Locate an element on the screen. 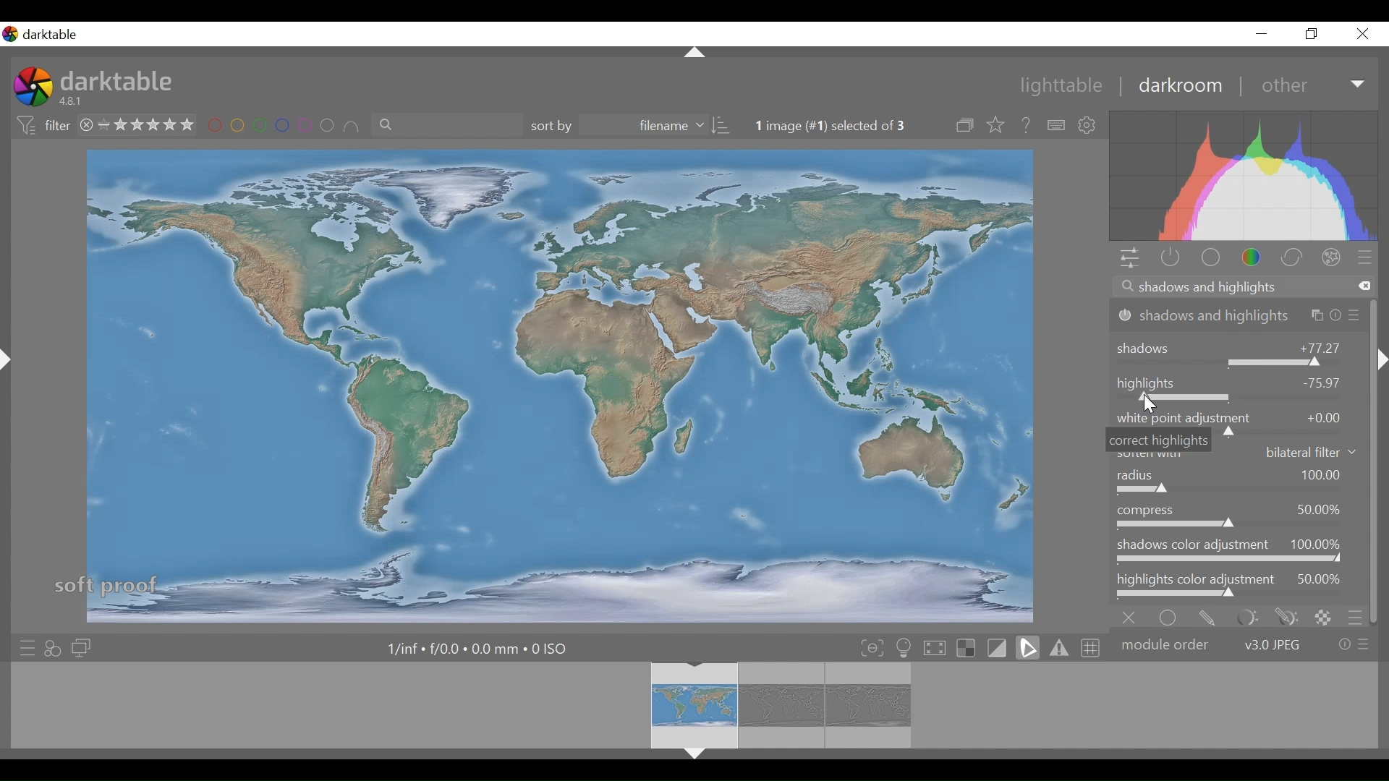 The image size is (1389, 781). quick acces panel is located at coordinates (1129, 258).